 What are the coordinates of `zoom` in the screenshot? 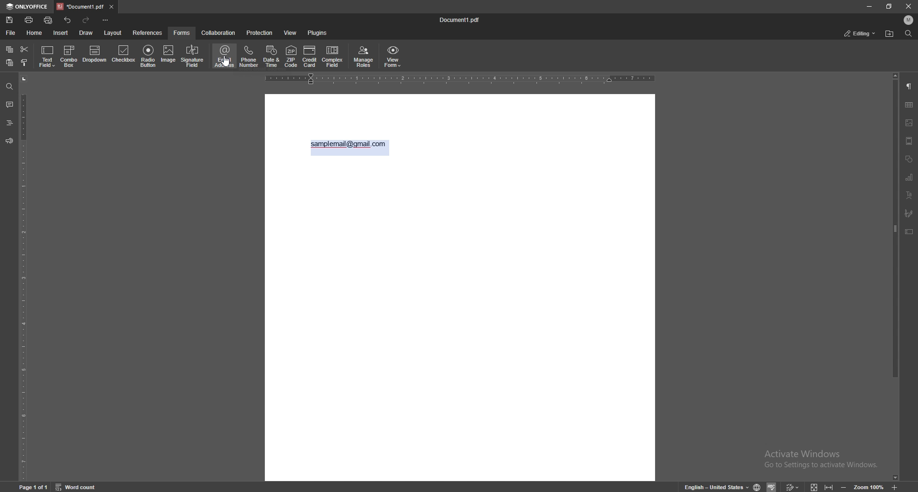 It's located at (869, 486).